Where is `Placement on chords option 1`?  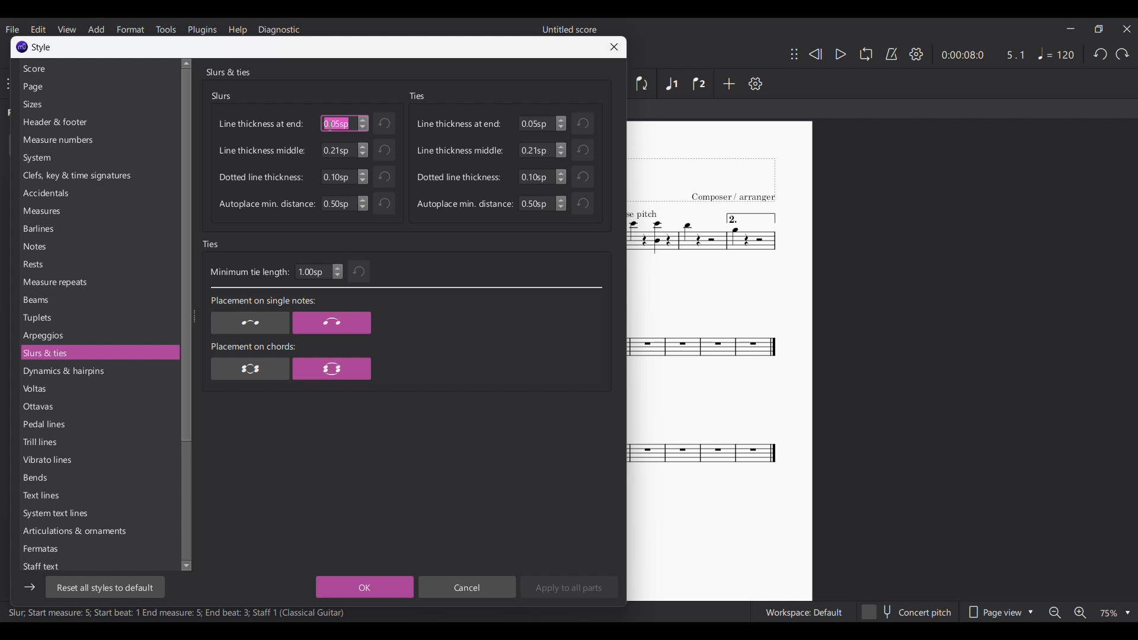 Placement on chords option 1 is located at coordinates (251, 368).